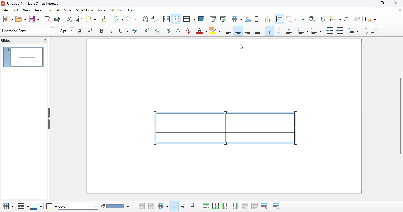  I want to click on align bottom, so click(194, 206).